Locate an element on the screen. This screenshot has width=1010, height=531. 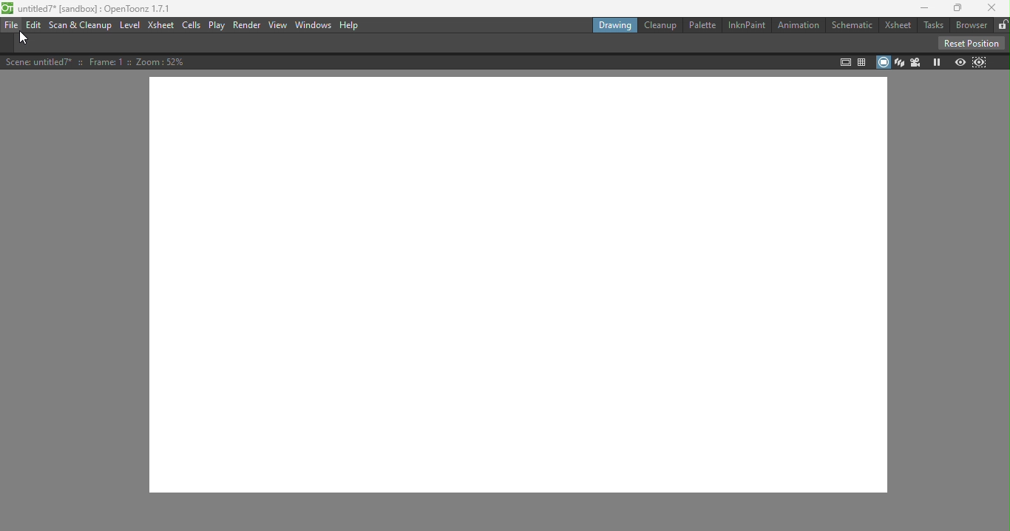
logo is located at coordinates (8, 9).